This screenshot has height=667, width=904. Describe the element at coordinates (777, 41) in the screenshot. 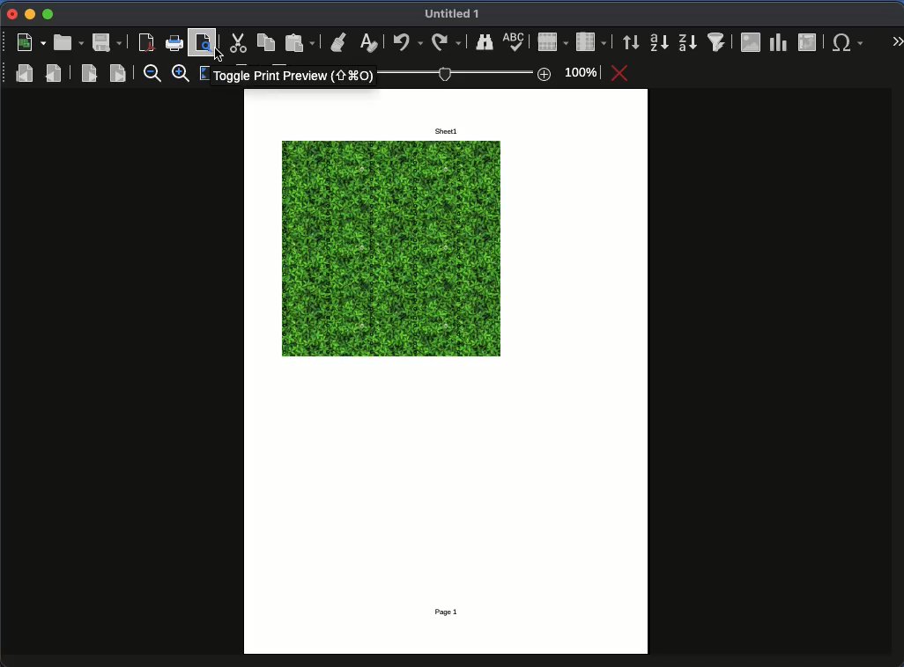

I see `chart` at that location.